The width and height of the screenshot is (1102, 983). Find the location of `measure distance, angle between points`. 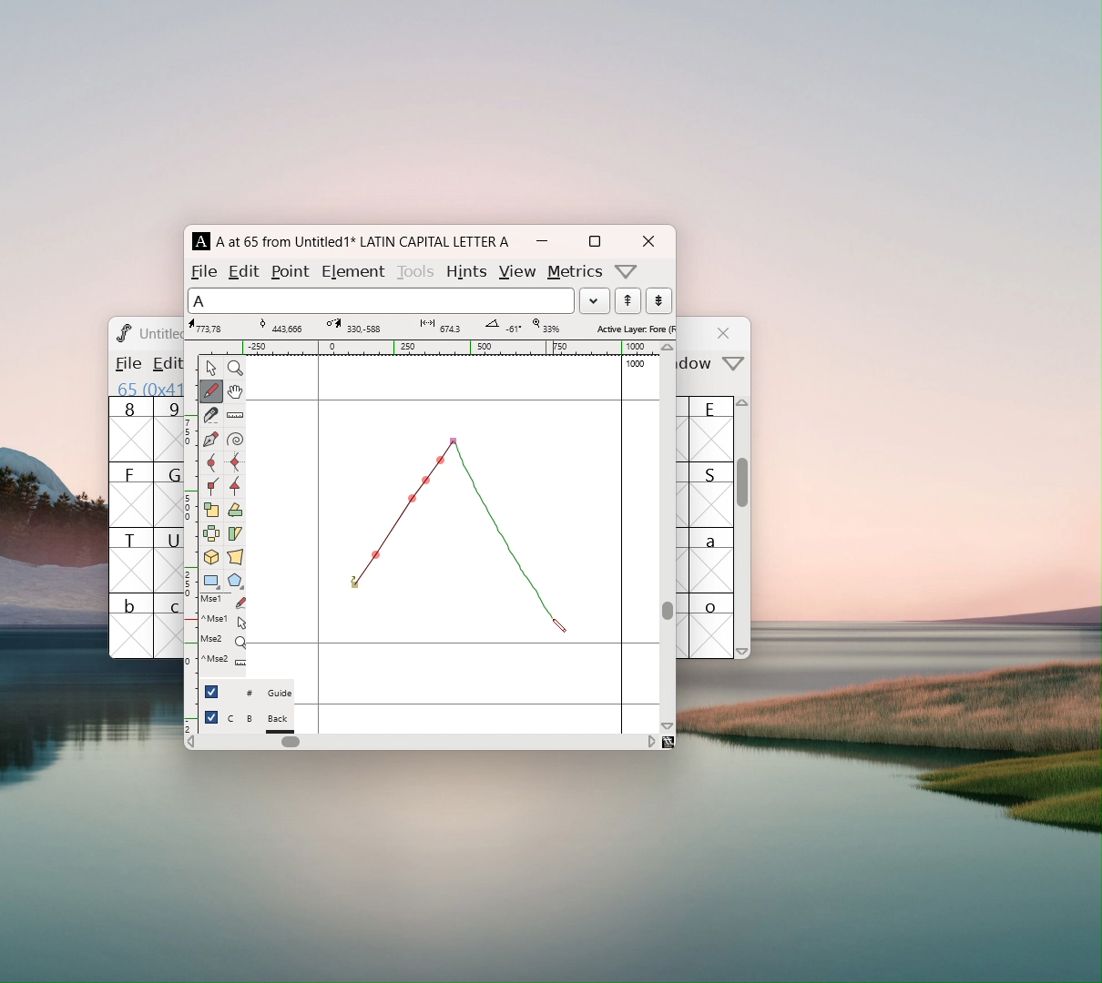

measure distance, angle between points is located at coordinates (235, 416).